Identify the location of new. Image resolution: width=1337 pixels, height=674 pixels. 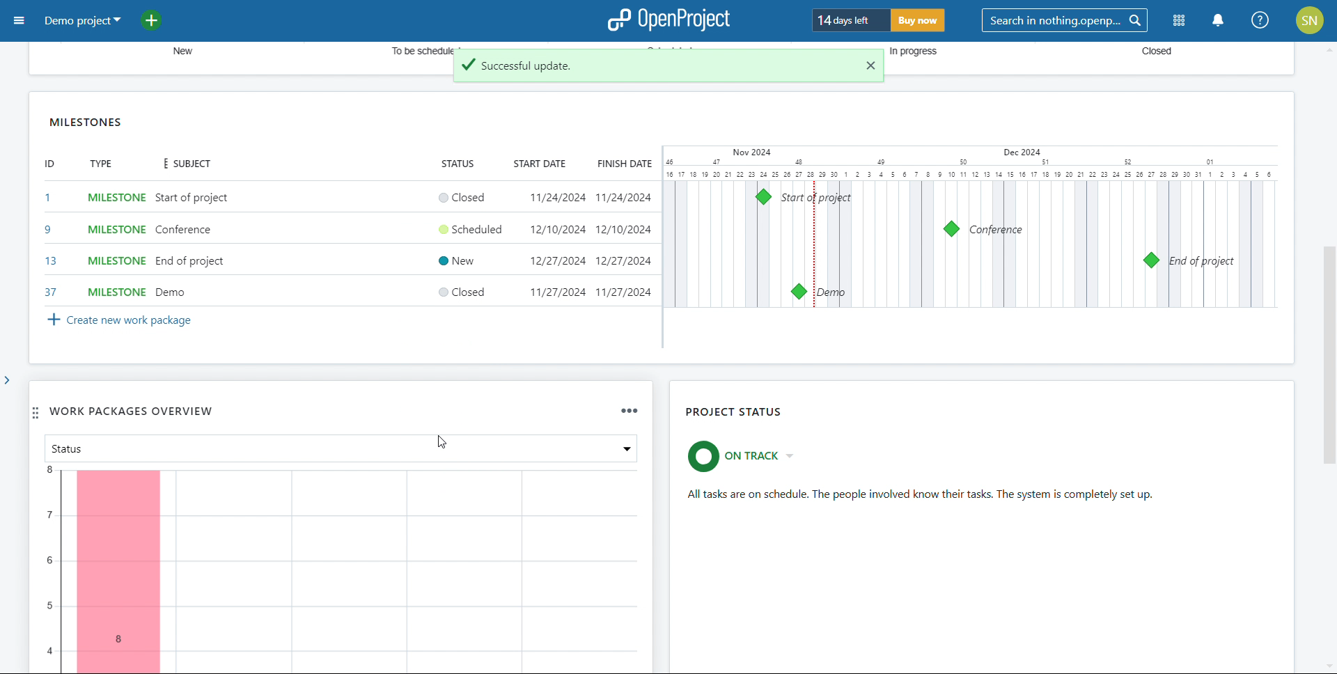
(178, 52).